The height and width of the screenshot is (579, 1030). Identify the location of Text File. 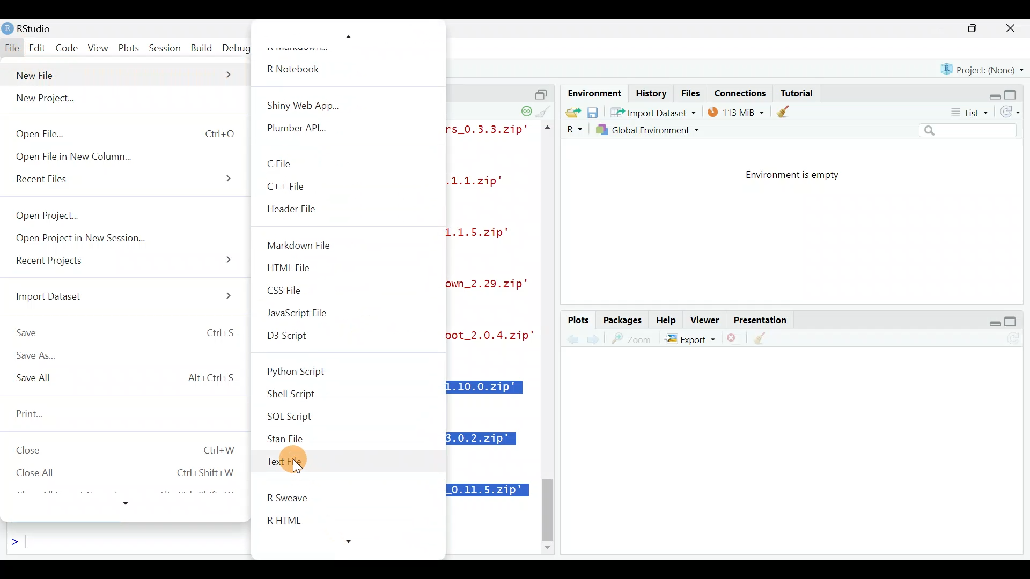
(296, 460).